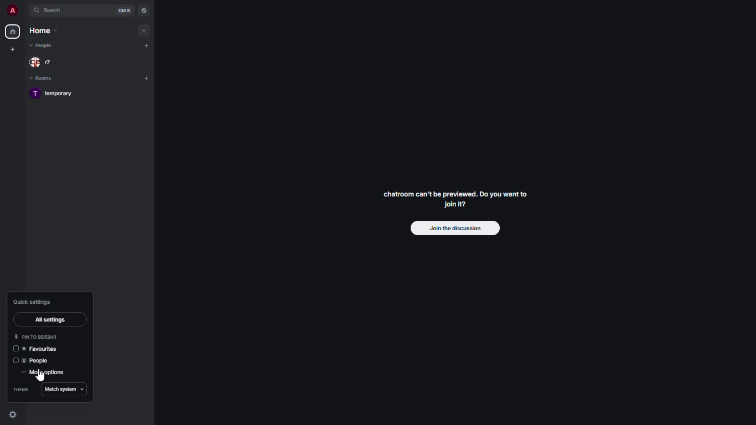  Describe the element at coordinates (454, 200) in the screenshot. I see `chatroom can't be previewed` at that location.